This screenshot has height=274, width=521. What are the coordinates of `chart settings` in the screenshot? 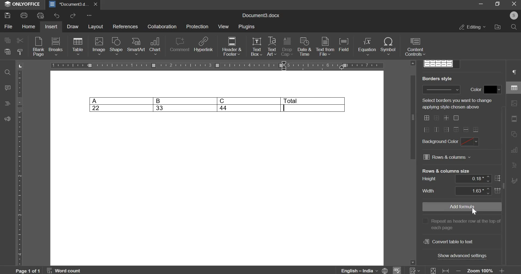 It's located at (514, 150).